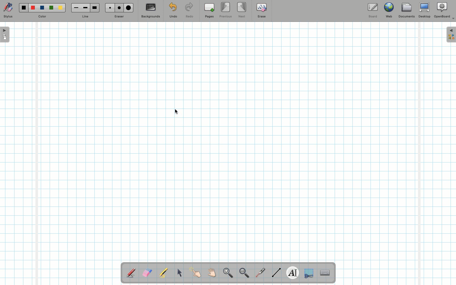 The height and width of the screenshot is (285, 456). I want to click on Pointer, so click(179, 273).